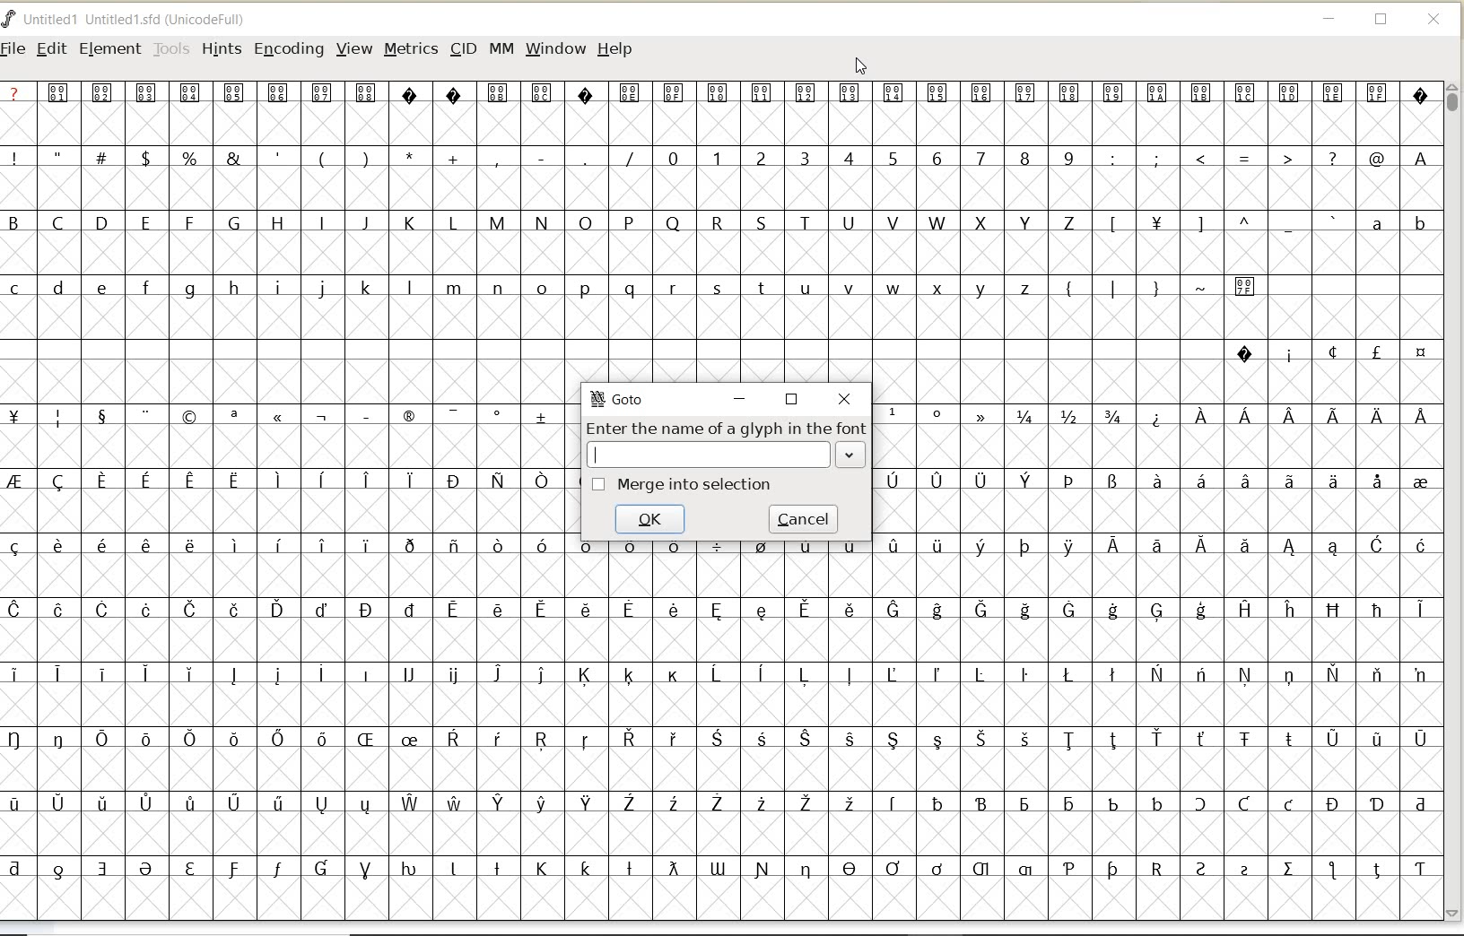  I want to click on ELEMENT, so click(109, 48).